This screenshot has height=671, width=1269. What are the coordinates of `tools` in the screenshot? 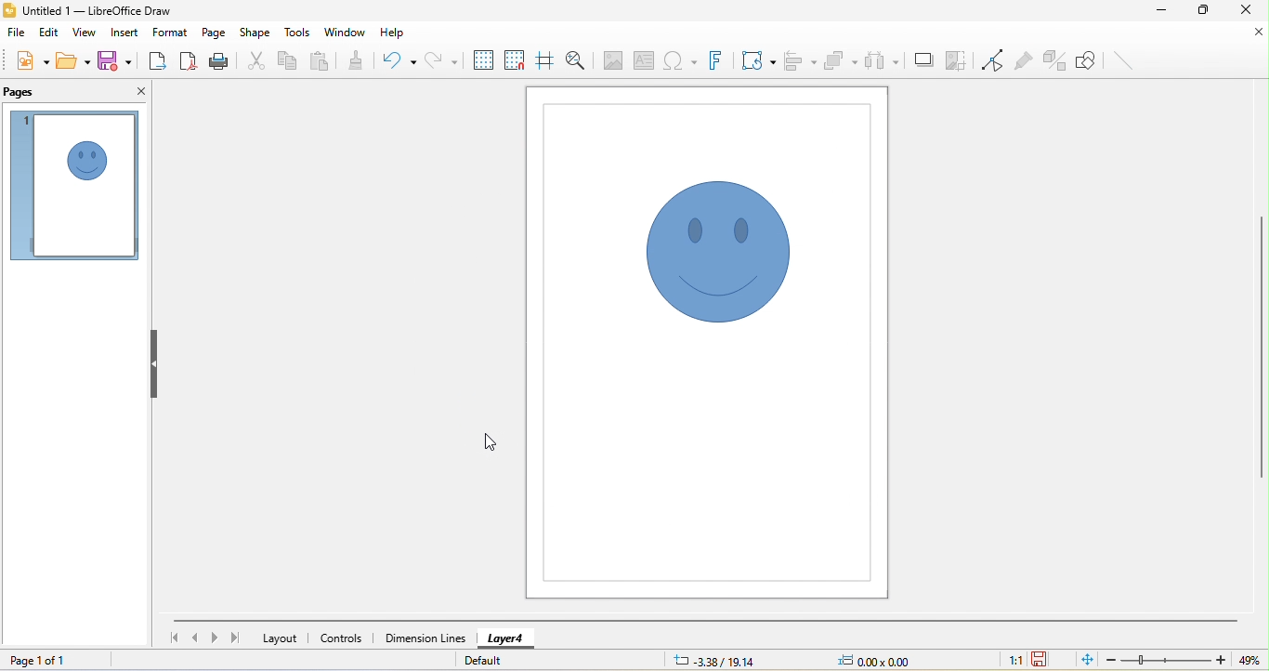 It's located at (299, 33).